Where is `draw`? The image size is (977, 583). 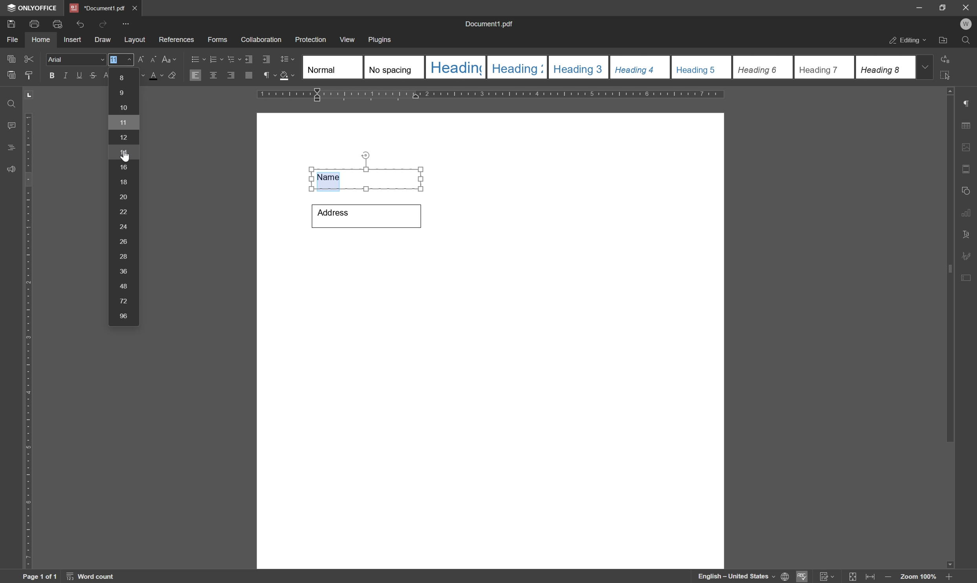 draw is located at coordinates (103, 40).